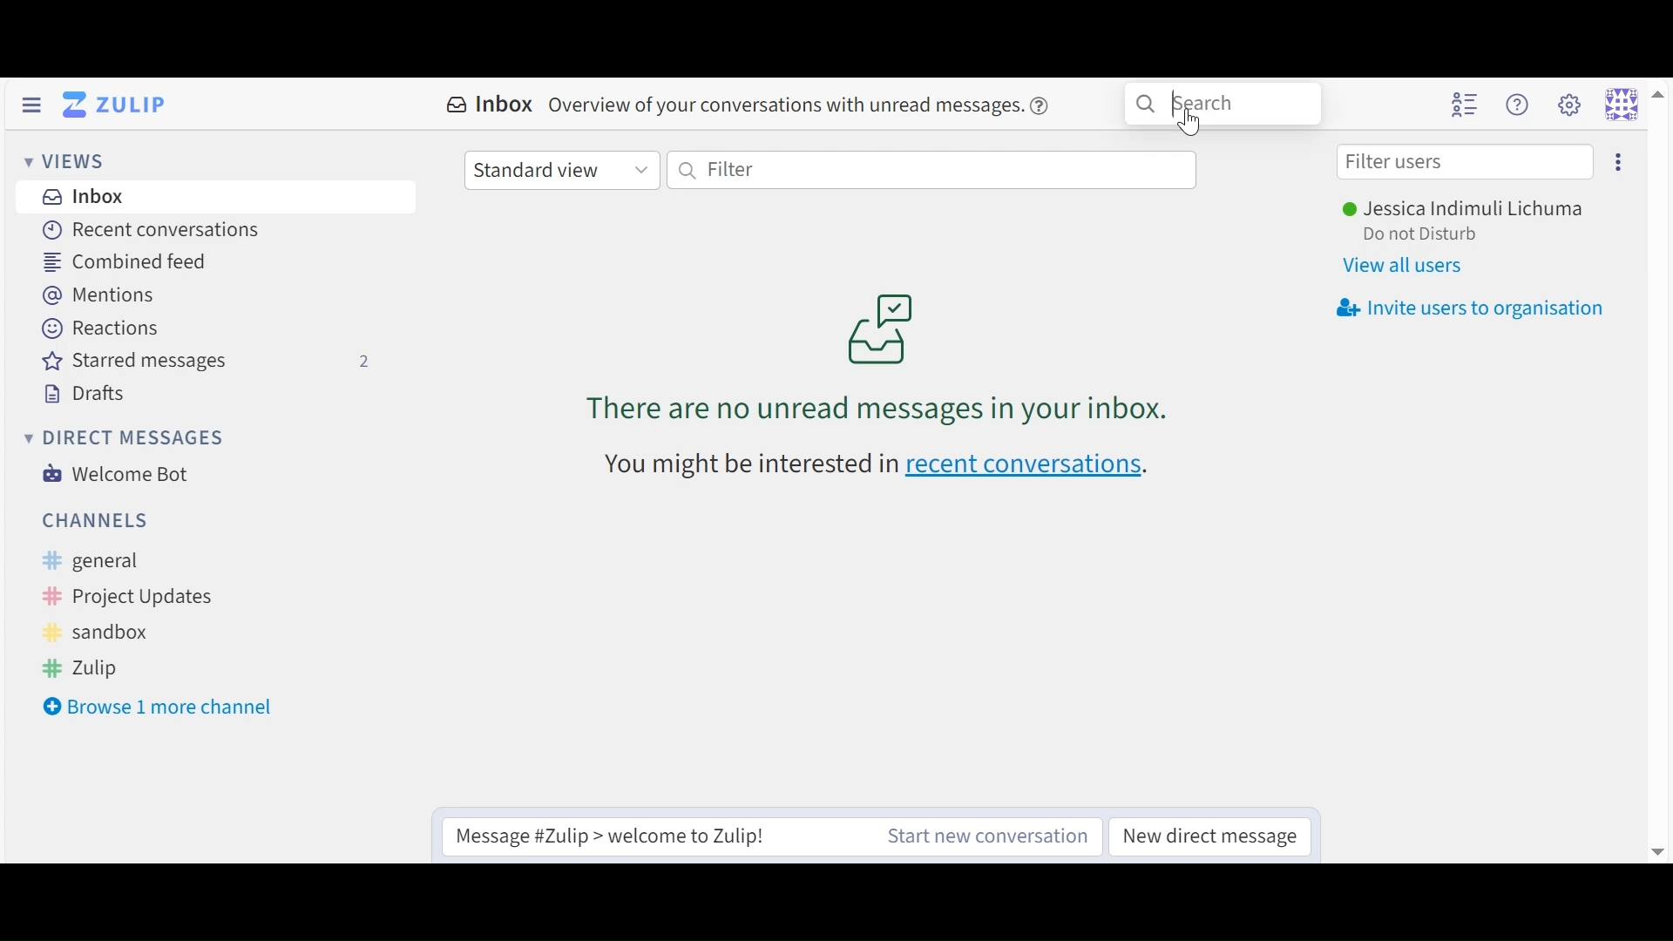  I want to click on Reactions, so click(104, 329).